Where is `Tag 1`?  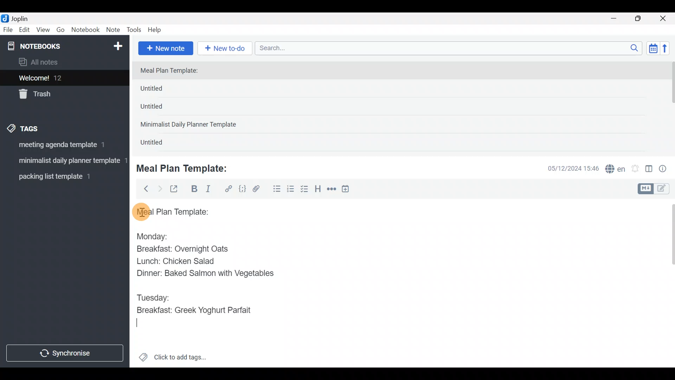 Tag 1 is located at coordinates (63, 147).